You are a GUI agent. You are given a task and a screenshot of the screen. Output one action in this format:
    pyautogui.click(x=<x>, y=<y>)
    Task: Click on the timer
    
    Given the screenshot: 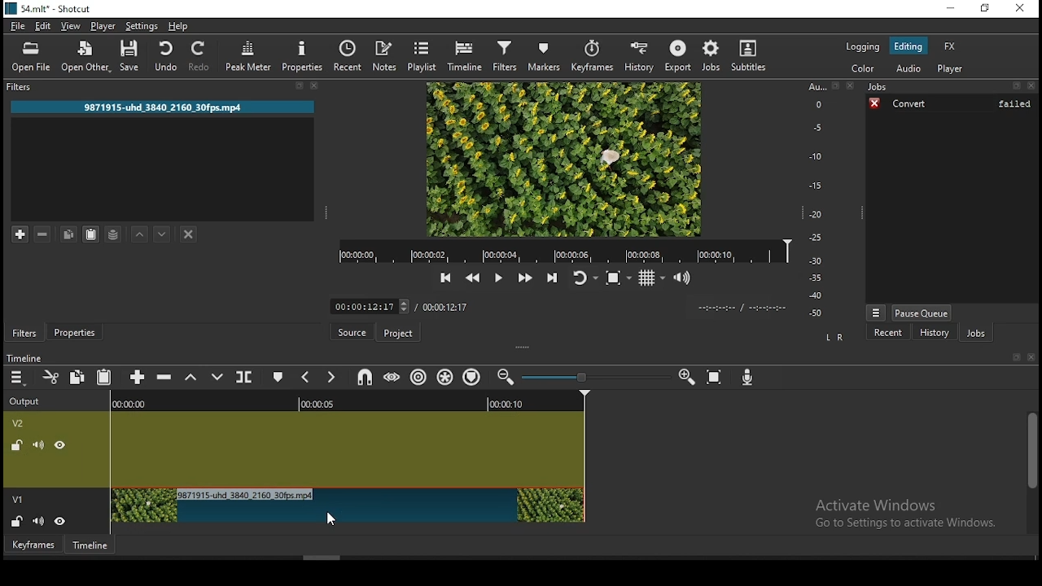 What is the action you would take?
    pyautogui.click(x=742, y=308)
    